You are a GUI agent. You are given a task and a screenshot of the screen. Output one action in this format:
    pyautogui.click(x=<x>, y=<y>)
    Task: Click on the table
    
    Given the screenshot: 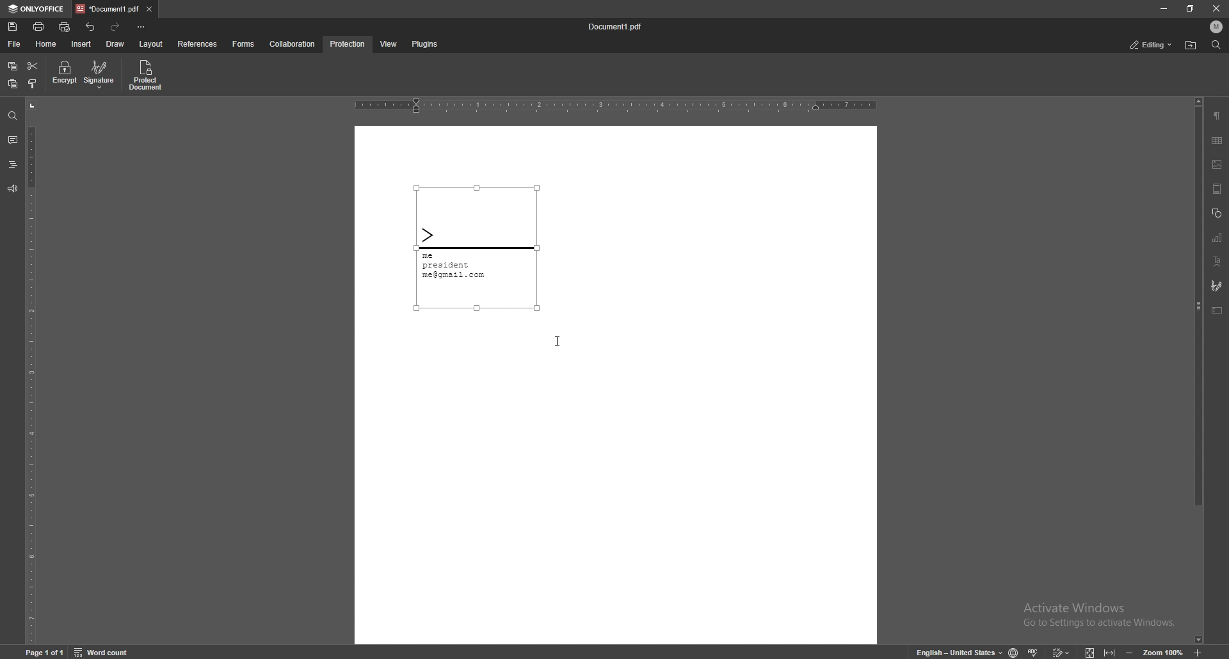 What is the action you would take?
    pyautogui.click(x=1217, y=141)
    